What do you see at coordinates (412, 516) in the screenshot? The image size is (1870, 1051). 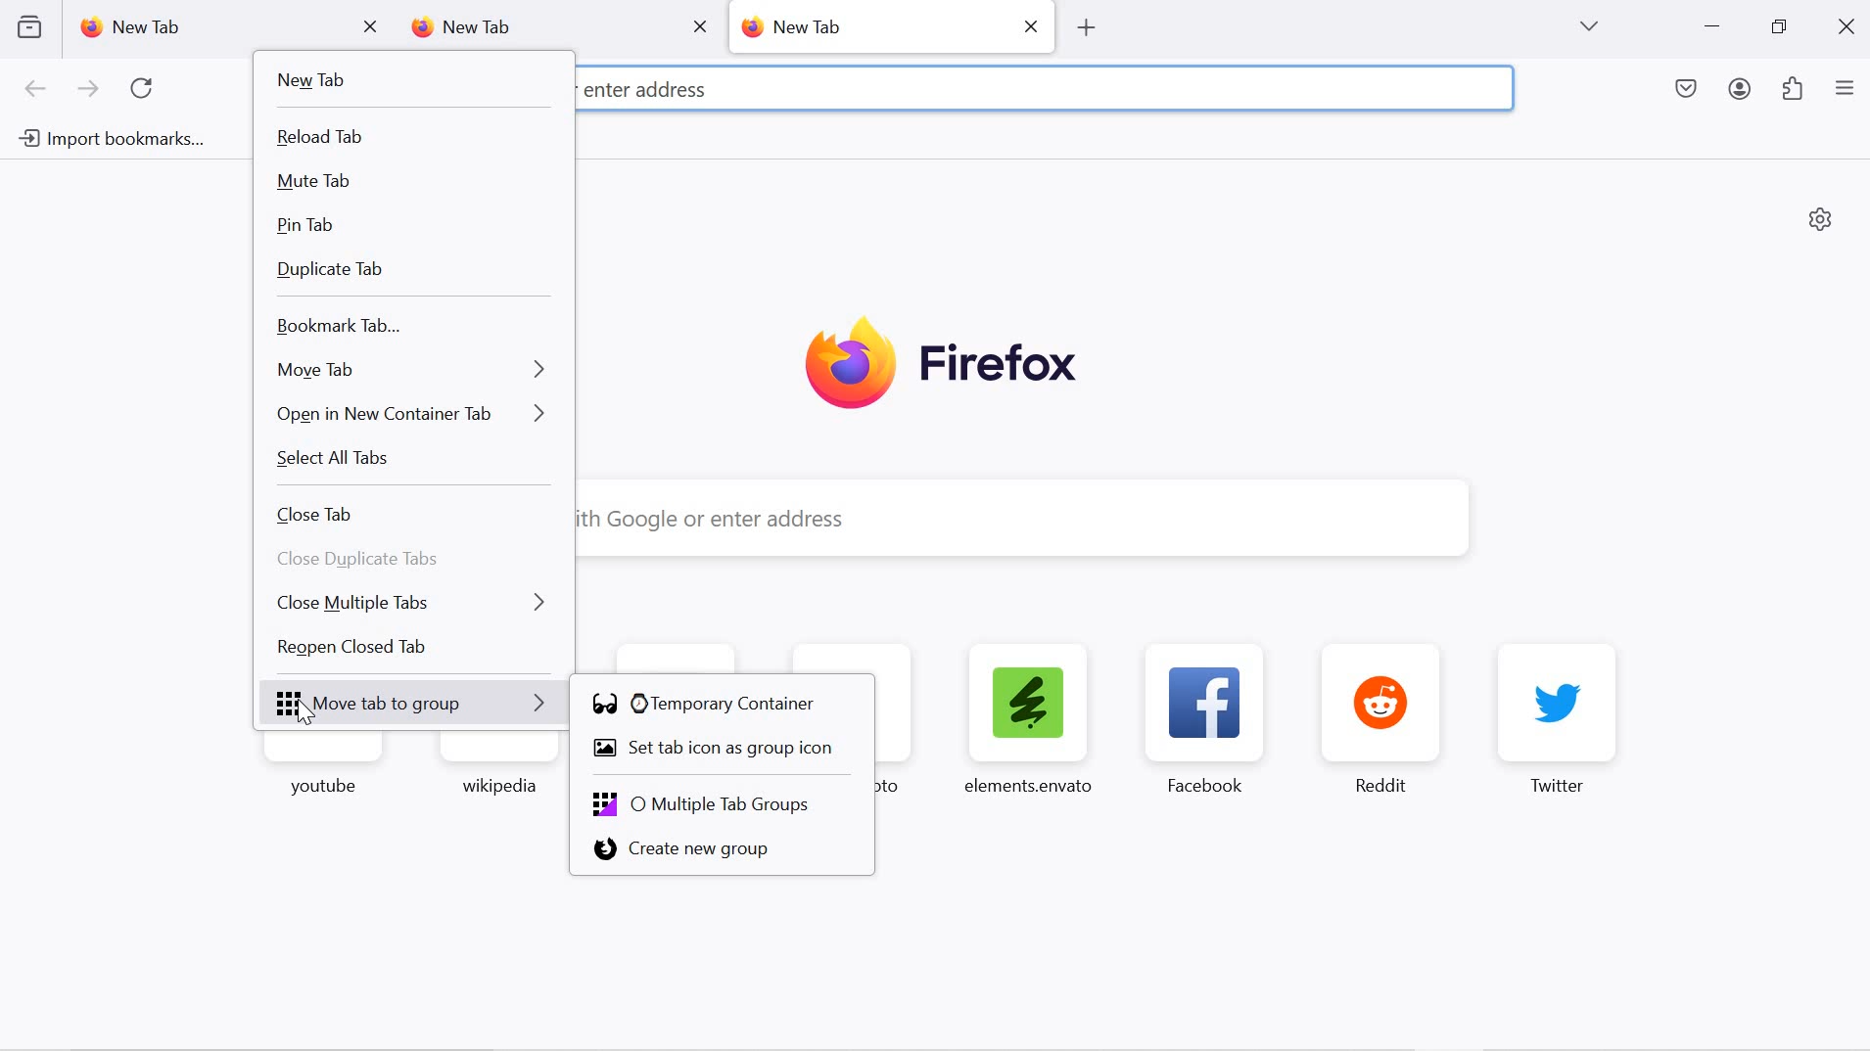 I see `close tab` at bounding box center [412, 516].